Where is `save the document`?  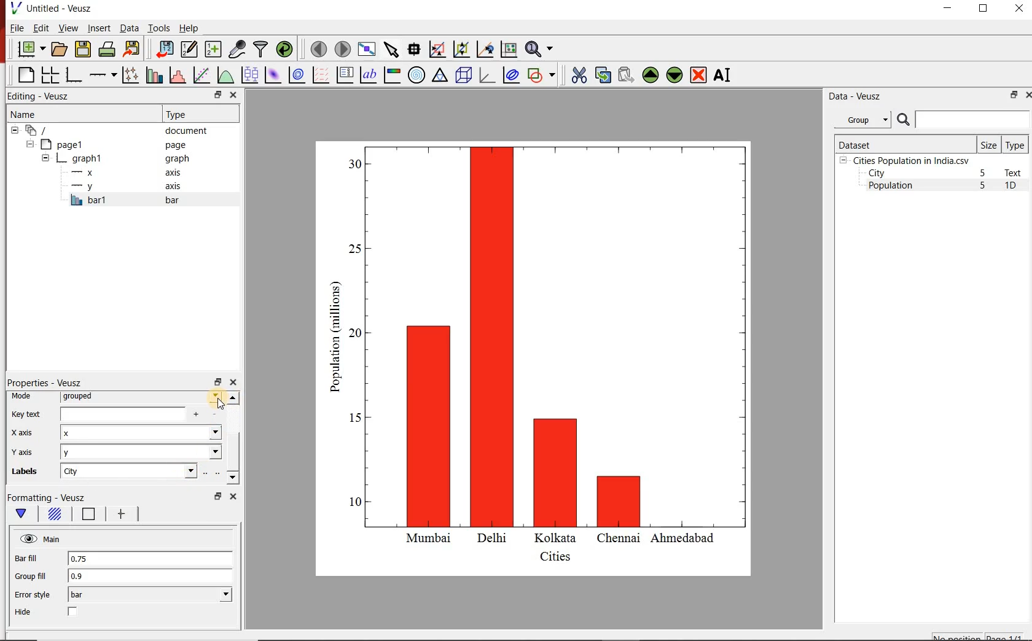 save the document is located at coordinates (83, 48).